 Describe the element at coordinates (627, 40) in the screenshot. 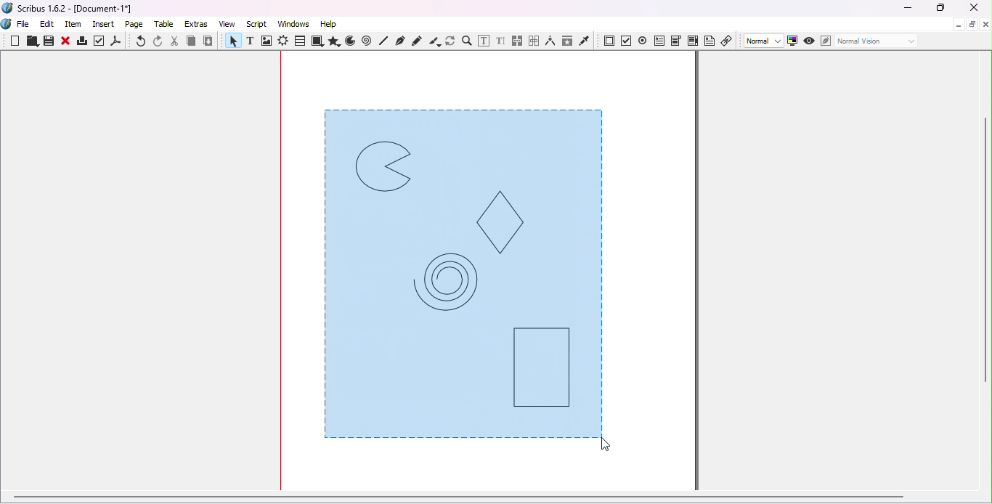

I see `PDF check button` at that location.